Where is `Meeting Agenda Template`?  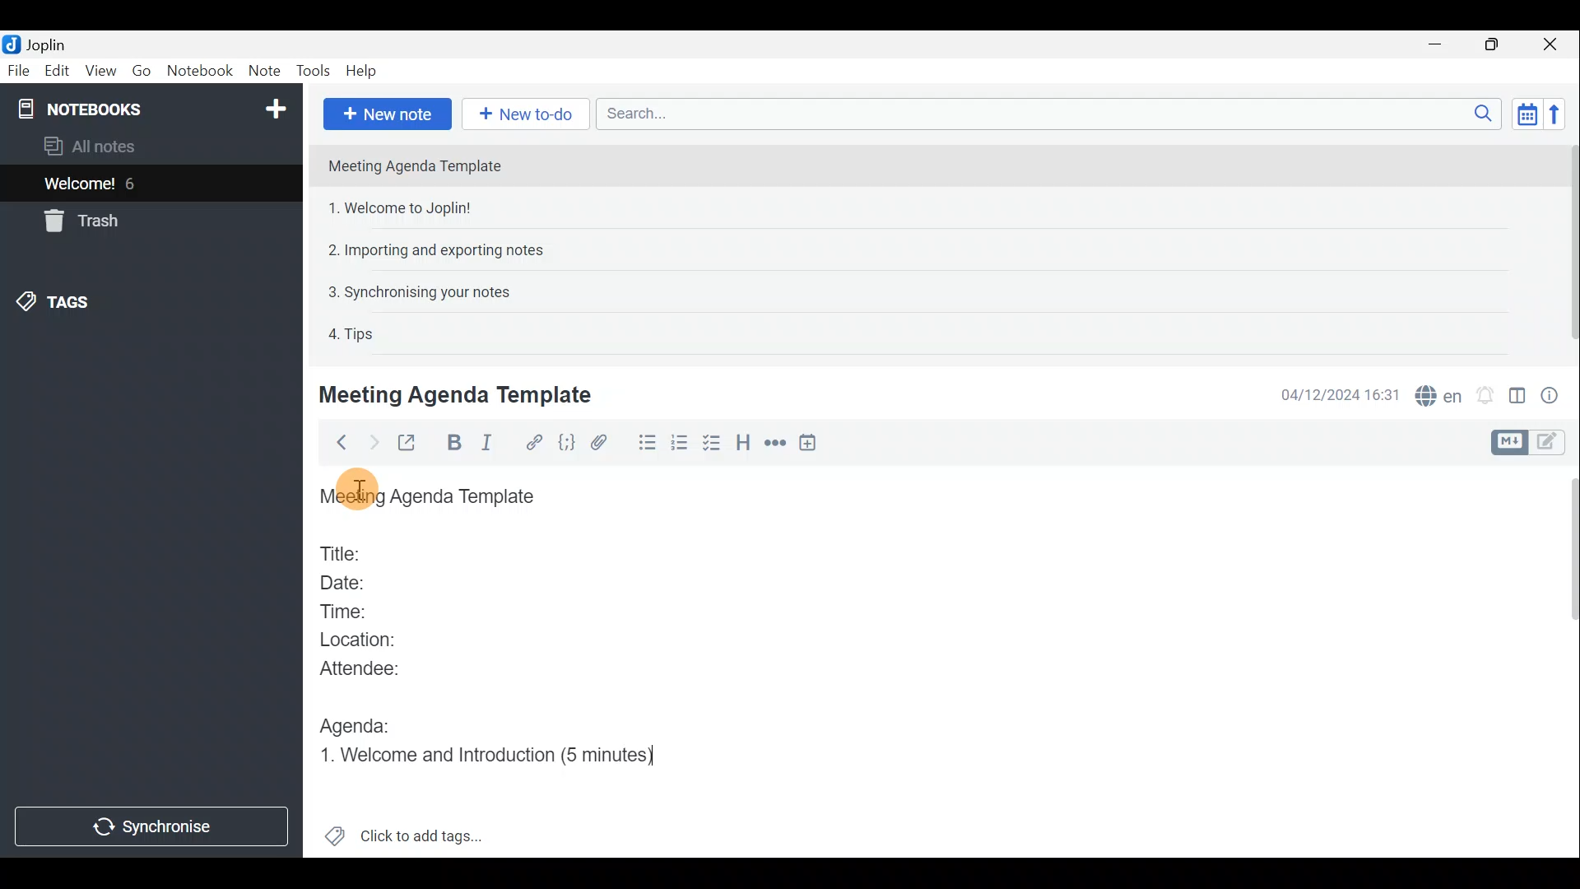 Meeting Agenda Template is located at coordinates (416, 165).